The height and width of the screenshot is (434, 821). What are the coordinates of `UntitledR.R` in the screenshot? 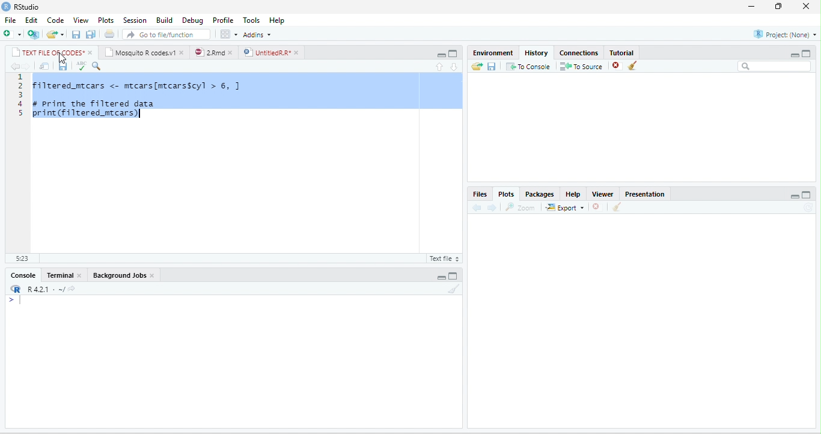 It's located at (265, 52).